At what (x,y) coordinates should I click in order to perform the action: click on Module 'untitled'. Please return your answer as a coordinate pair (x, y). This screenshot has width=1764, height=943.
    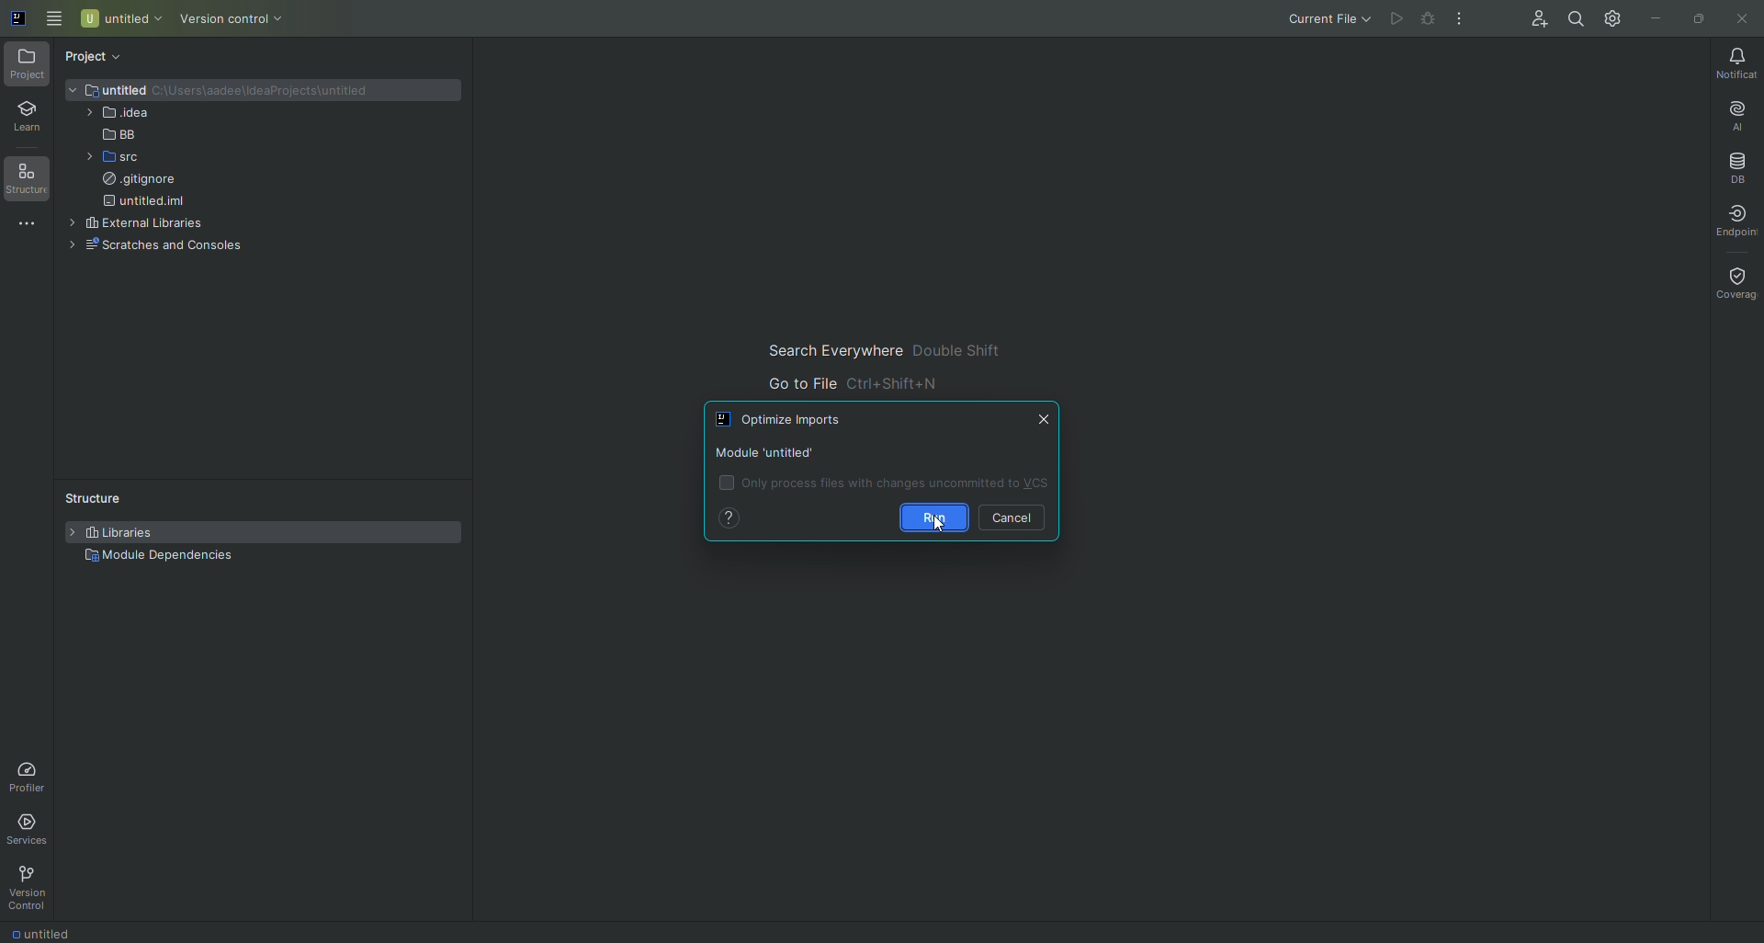
    Looking at the image, I should click on (767, 451).